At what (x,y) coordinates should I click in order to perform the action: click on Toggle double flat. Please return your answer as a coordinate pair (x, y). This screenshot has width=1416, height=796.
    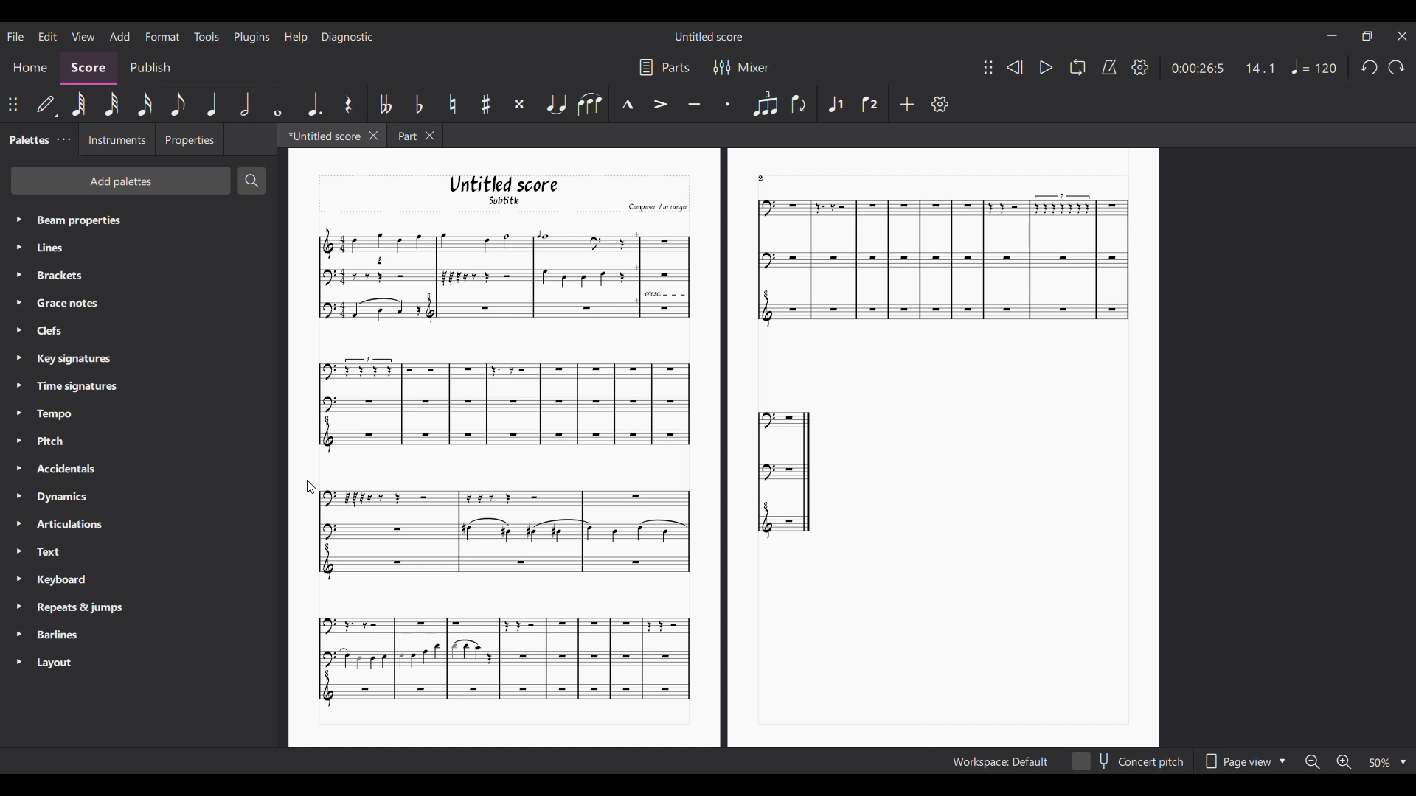
    Looking at the image, I should click on (386, 104).